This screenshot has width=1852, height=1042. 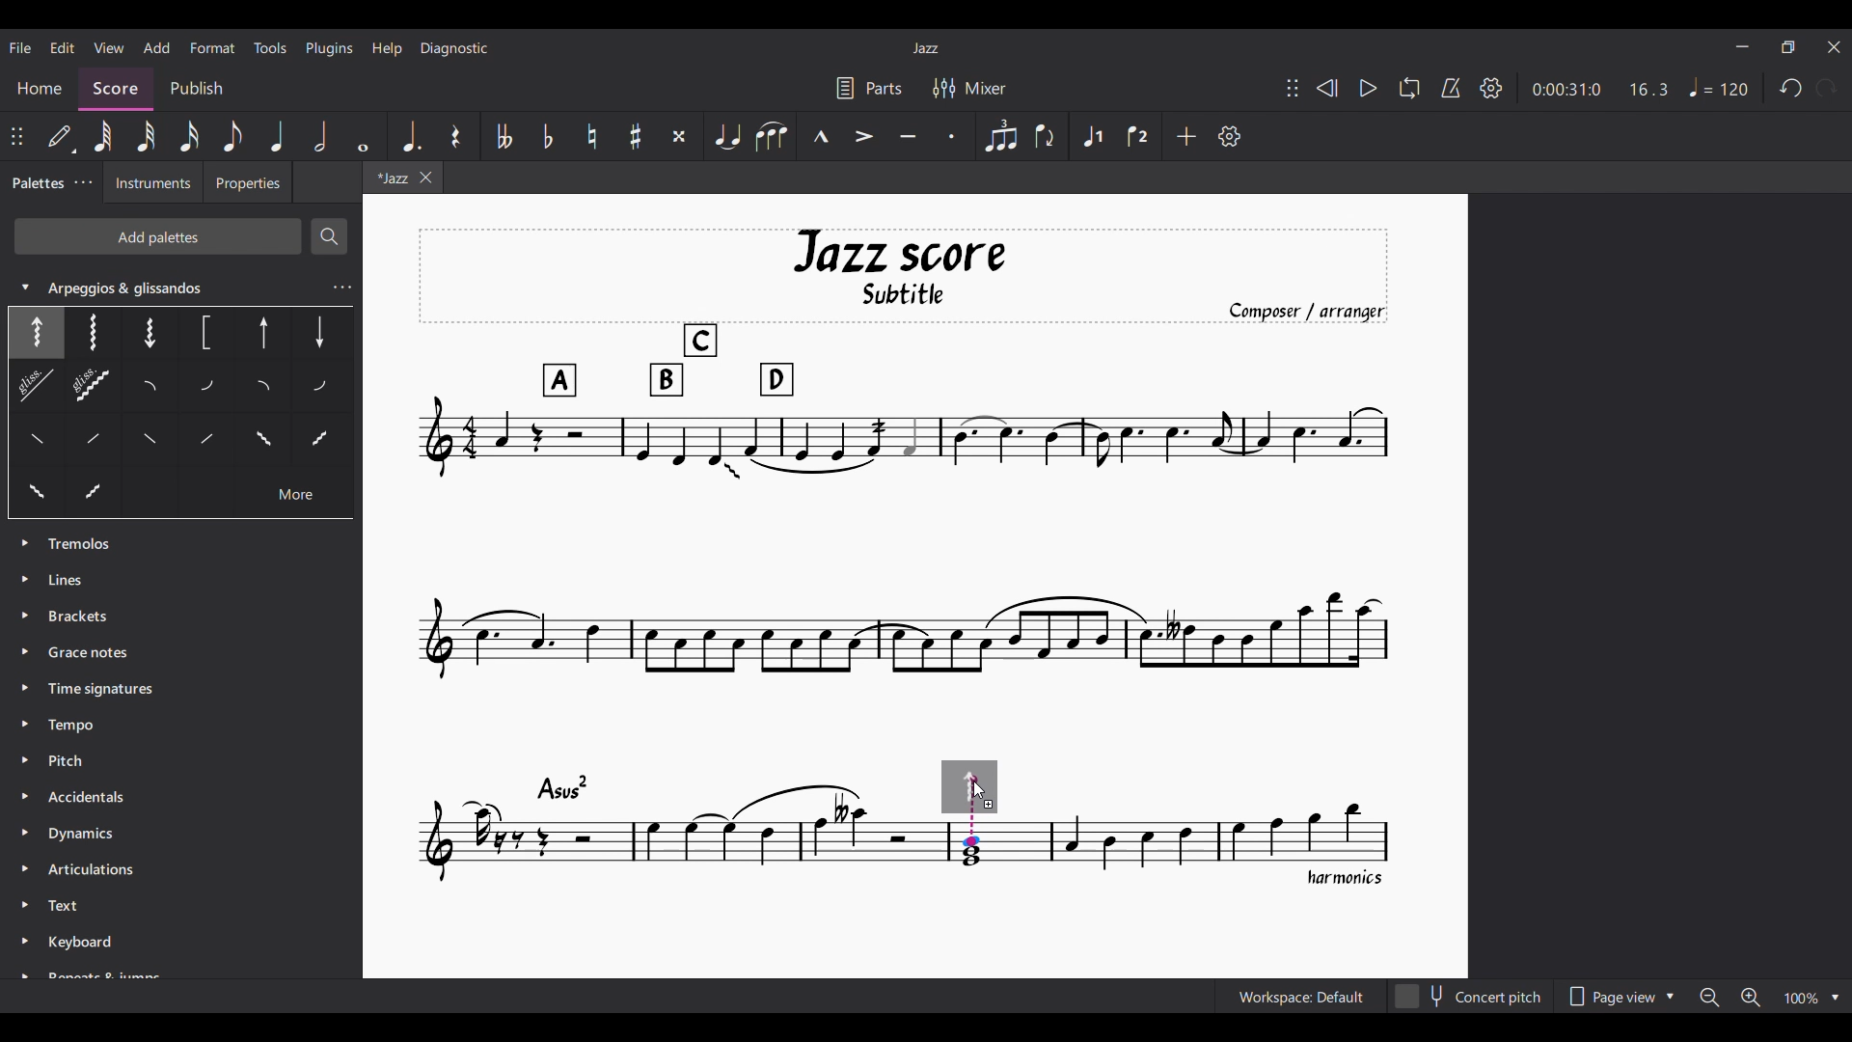 What do you see at coordinates (1327, 88) in the screenshot?
I see `Rewind` at bounding box center [1327, 88].